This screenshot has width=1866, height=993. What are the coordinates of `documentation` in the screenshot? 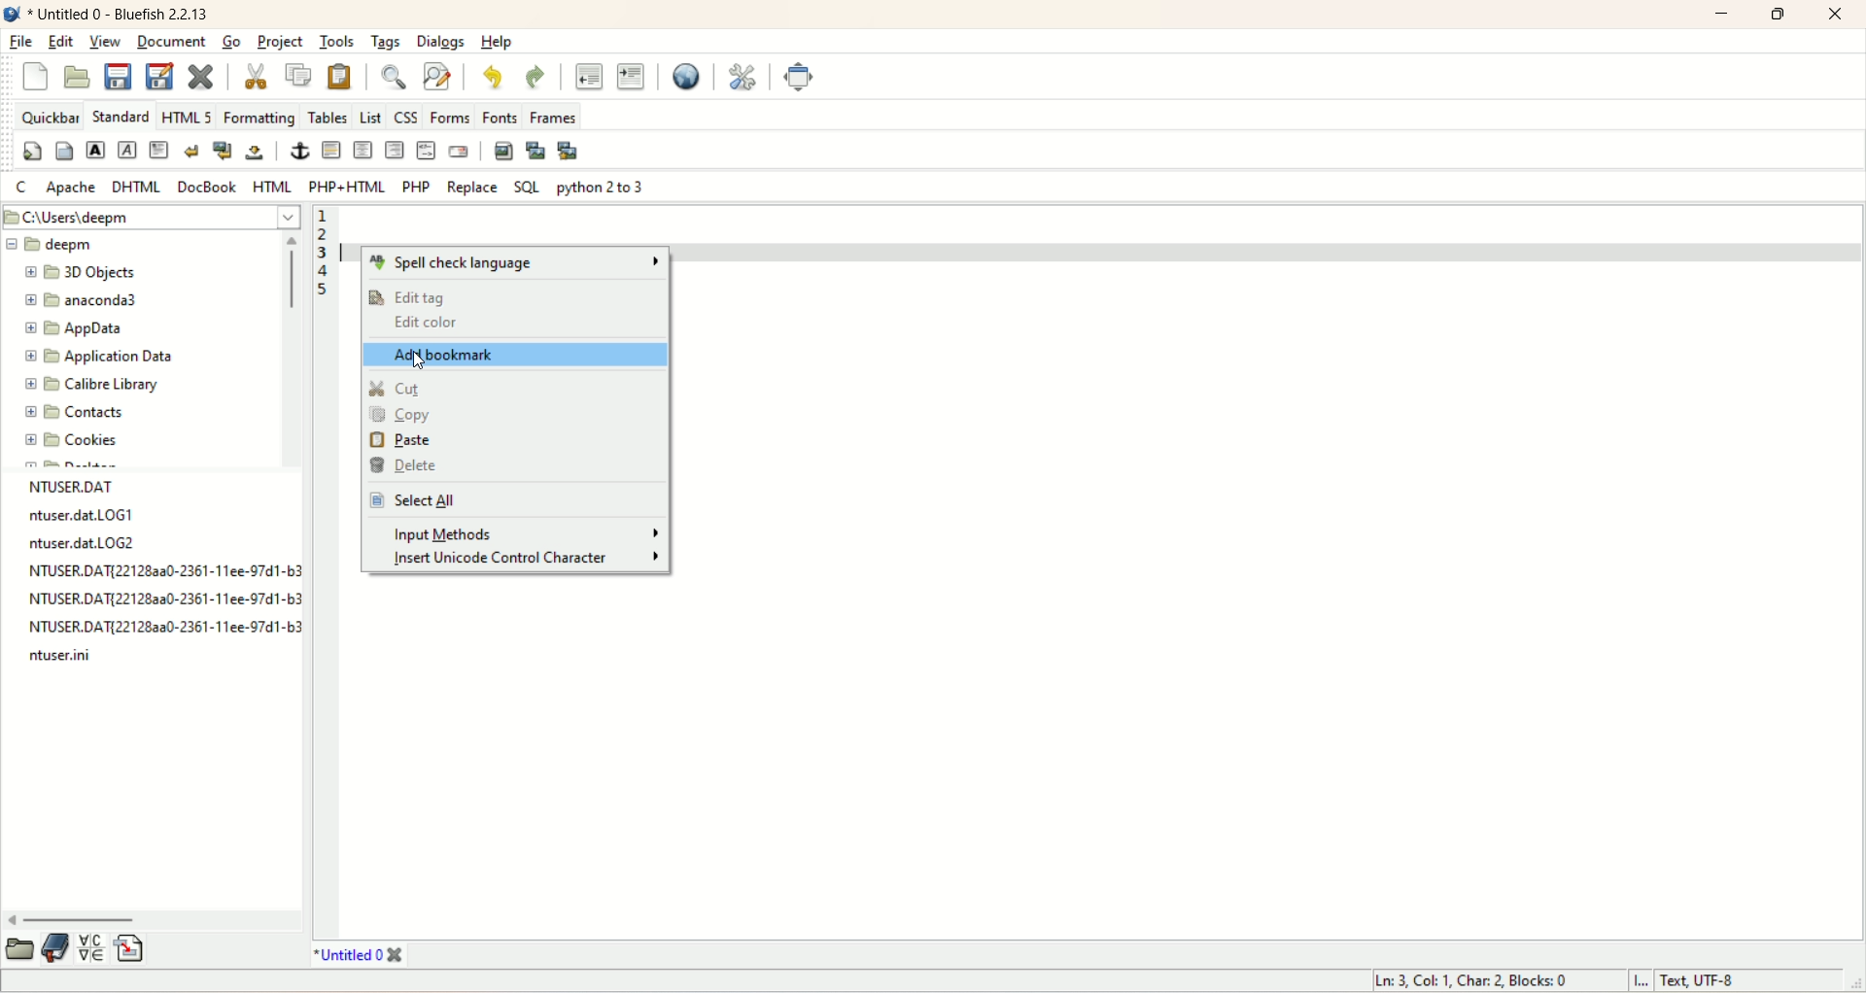 It's located at (52, 949).